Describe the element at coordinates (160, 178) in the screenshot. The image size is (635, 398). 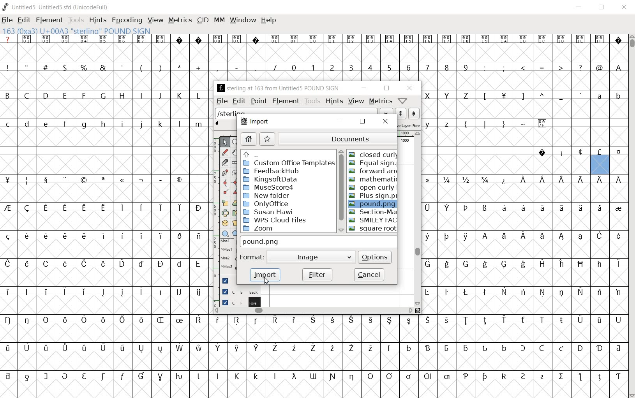
I see `Symbol` at that location.